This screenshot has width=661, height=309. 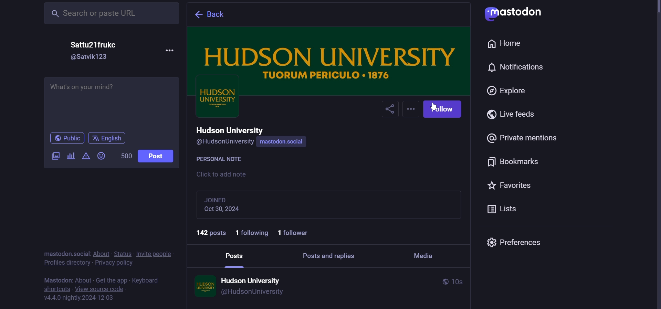 What do you see at coordinates (511, 115) in the screenshot?
I see `live feed` at bounding box center [511, 115].